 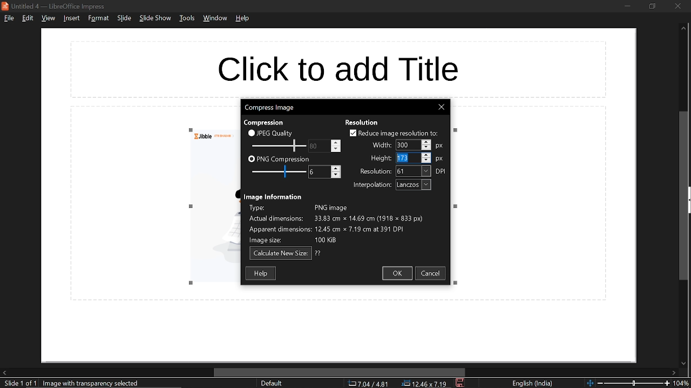 What do you see at coordinates (243, 20) in the screenshot?
I see `help` at bounding box center [243, 20].